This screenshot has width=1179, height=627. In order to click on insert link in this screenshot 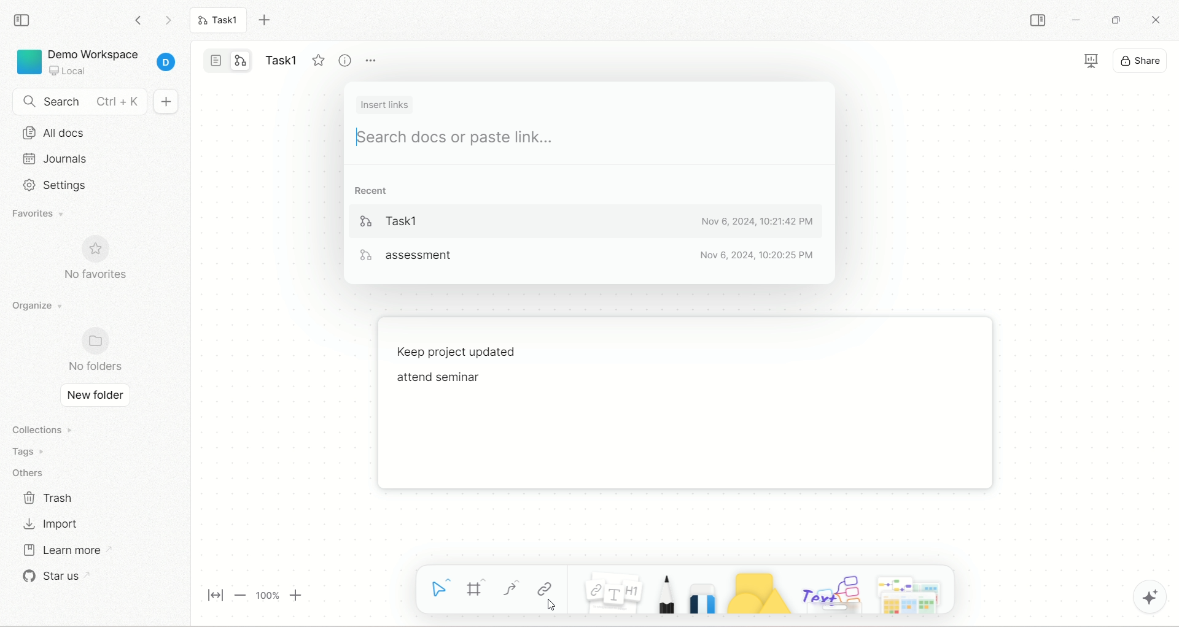, I will do `click(388, 104)`.